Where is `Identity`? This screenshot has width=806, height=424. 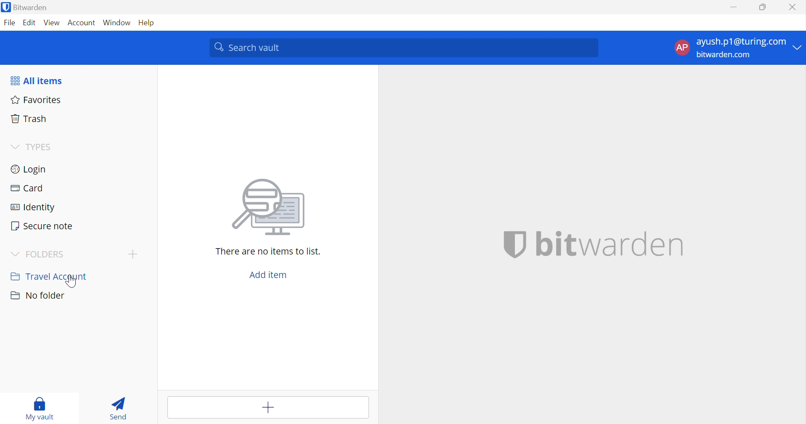
Identity is located at coordinates (34, 207).